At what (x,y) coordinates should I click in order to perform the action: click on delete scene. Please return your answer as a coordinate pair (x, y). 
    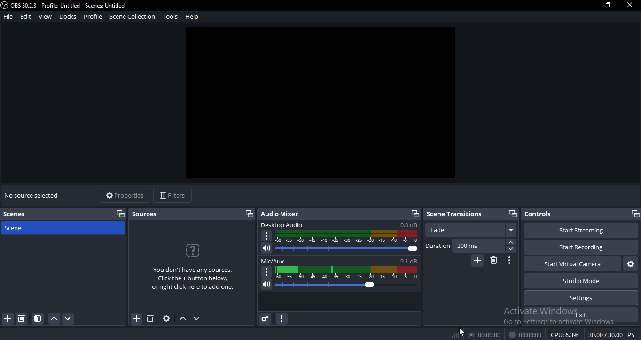
    Looking at the image, I should click on (22, 320).